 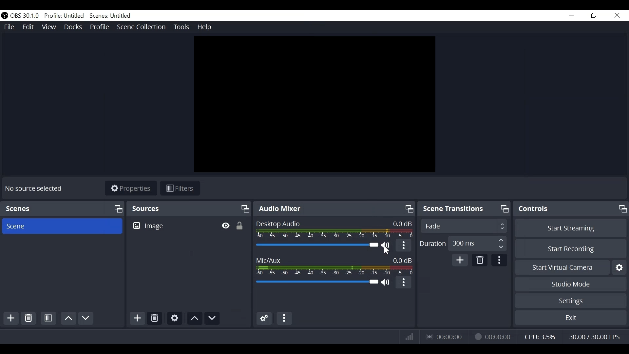 I want to click on Delete, so click(x=154, y=318).